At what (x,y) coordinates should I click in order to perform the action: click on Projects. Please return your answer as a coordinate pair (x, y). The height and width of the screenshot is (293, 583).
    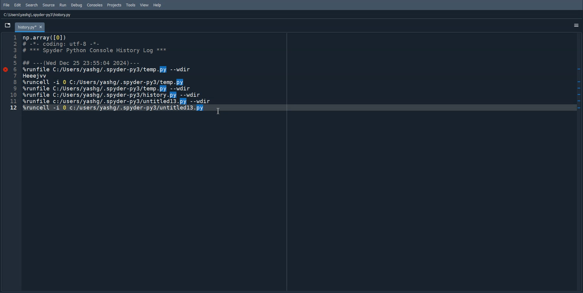
    Looking at the image, I should click on (114, 5).